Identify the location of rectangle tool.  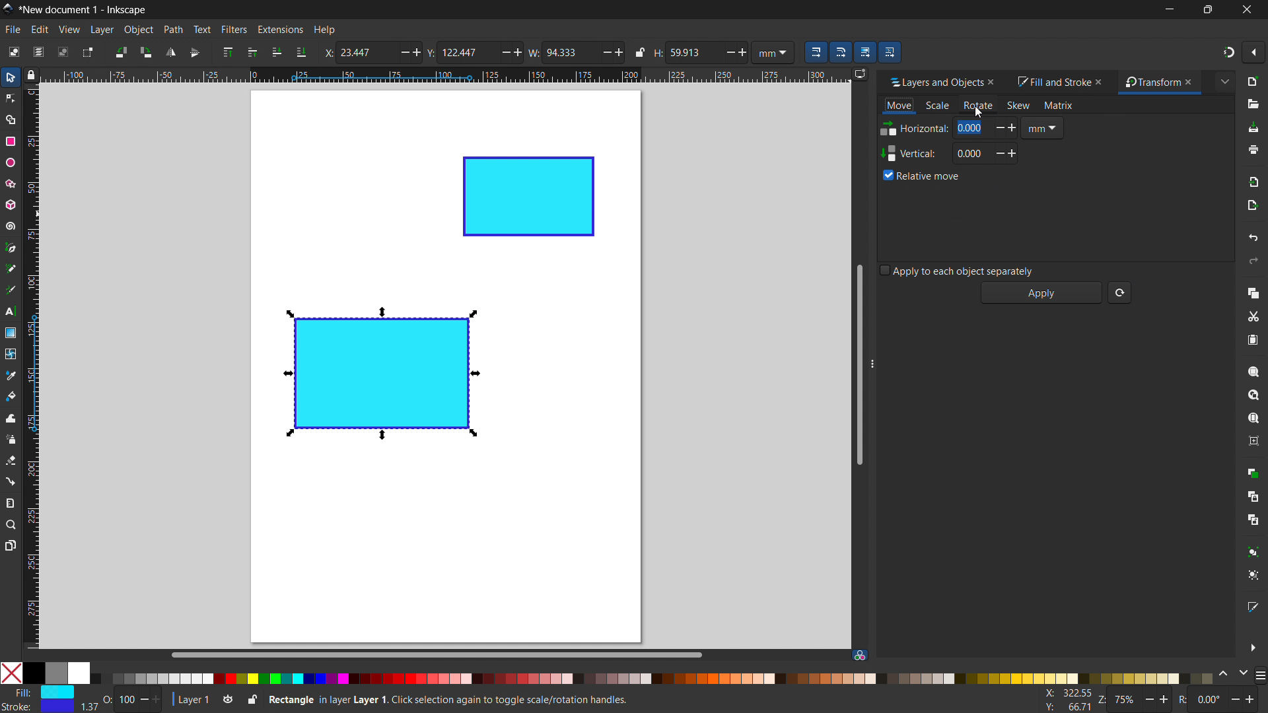
(11, 141).